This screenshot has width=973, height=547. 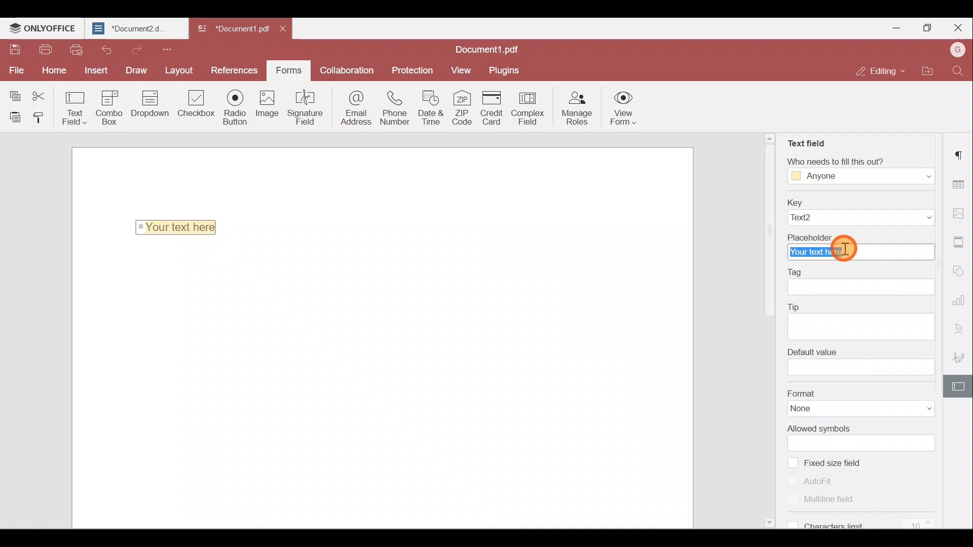 What do you see at coordinates (288, 69) in the screenshot?
I see `Form` at bounding box center [288, 69].